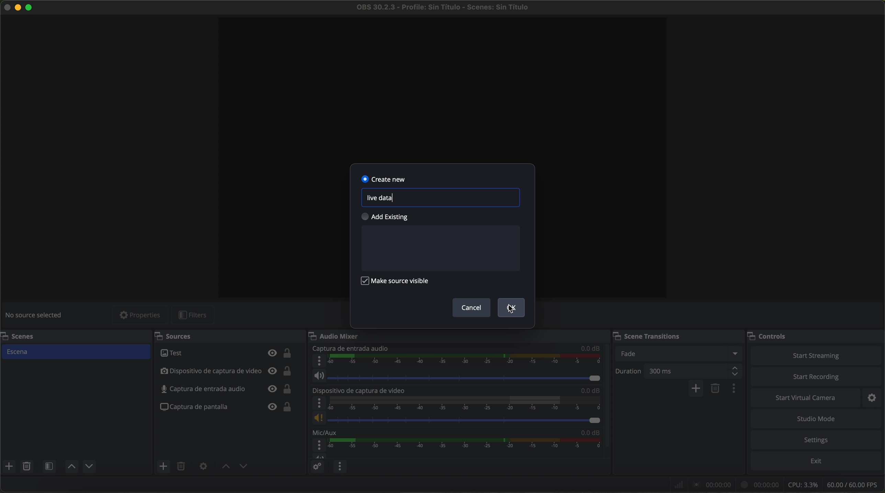 The image size is (885, 493). Describe the element at coordinates (9, 466) in the screenshot. I see `add scenes` at that location.